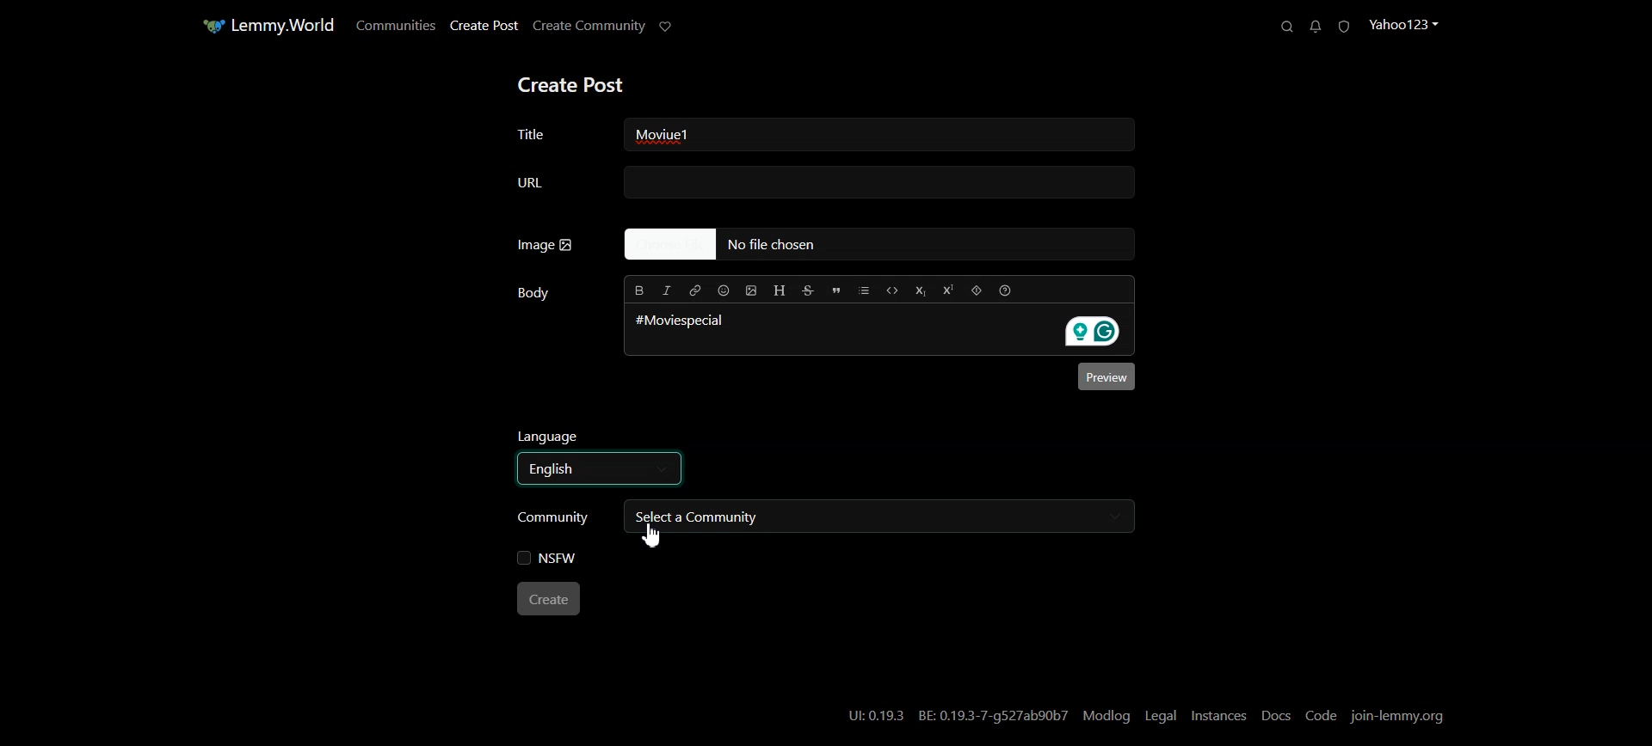 This screenshot has height=746, width=1652. I want to click on Code, so click(893, 290).